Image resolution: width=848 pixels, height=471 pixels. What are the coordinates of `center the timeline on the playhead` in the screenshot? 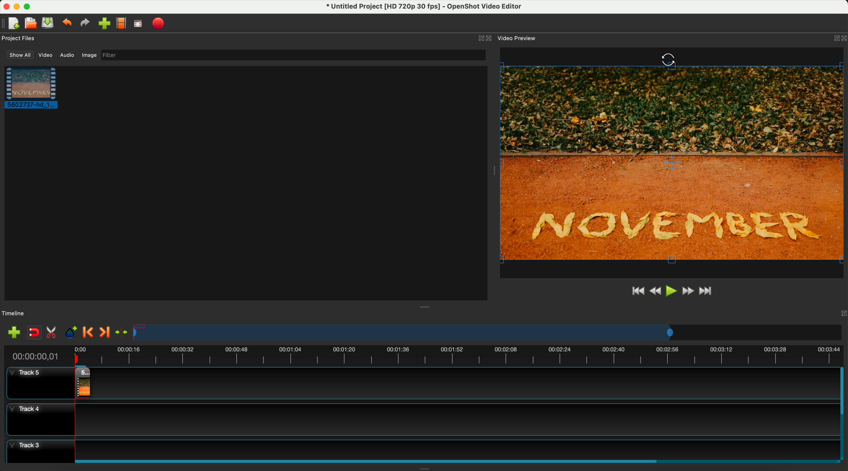 It's located at (125, 332).